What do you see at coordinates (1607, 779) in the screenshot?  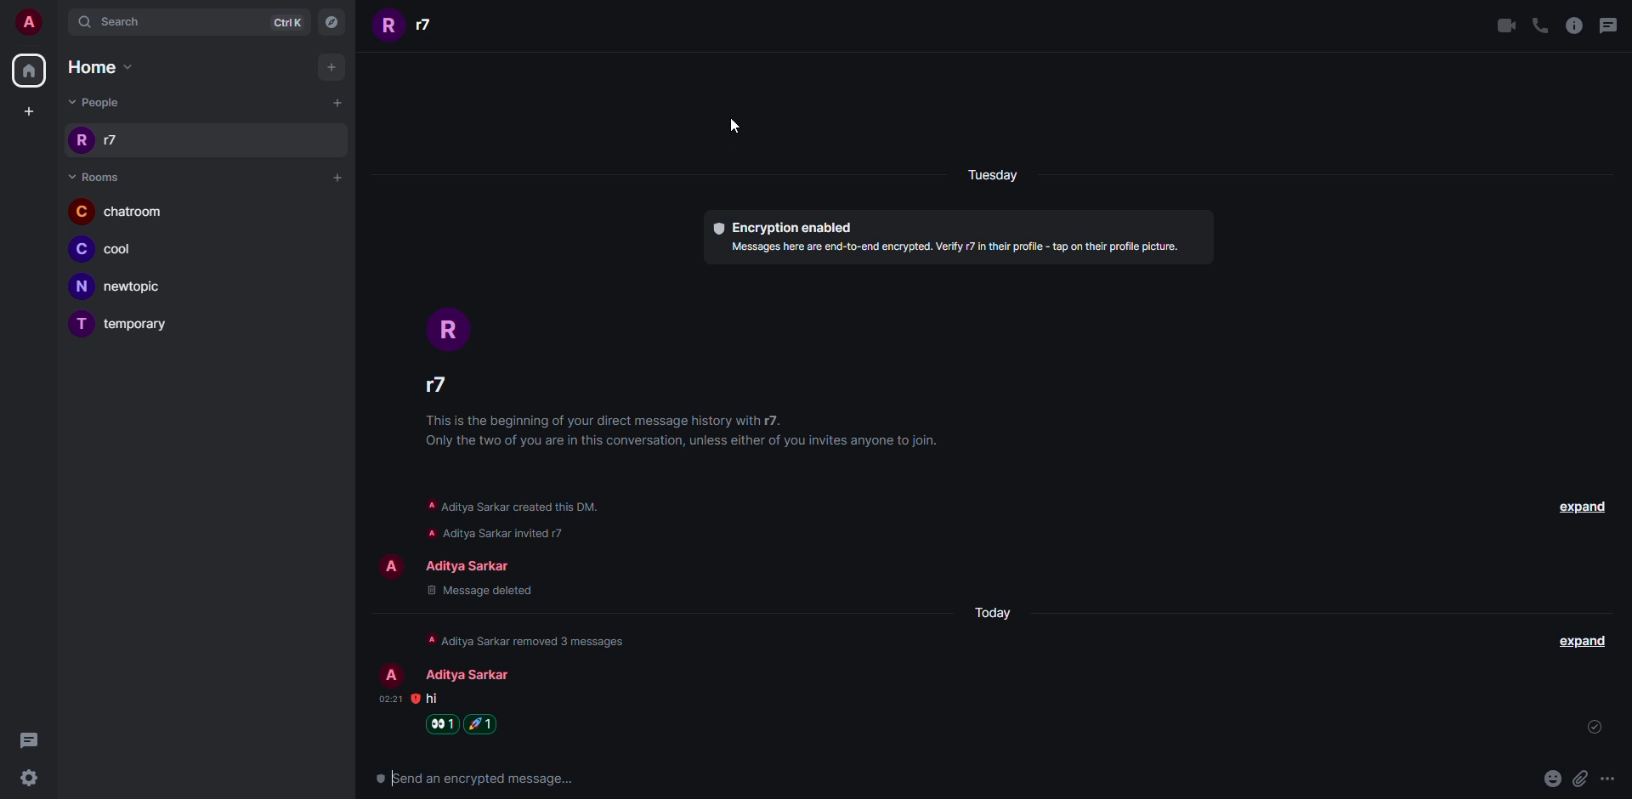 I see `more` at bounding box center [1607, 779].